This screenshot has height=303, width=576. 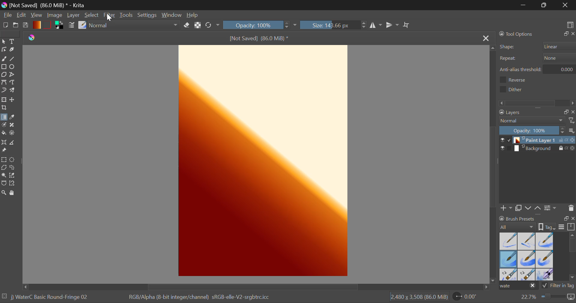 What do you see at coordinates (335, 25) in the screenshot?
I see `Brush Size` at bounding box center [335, 25].